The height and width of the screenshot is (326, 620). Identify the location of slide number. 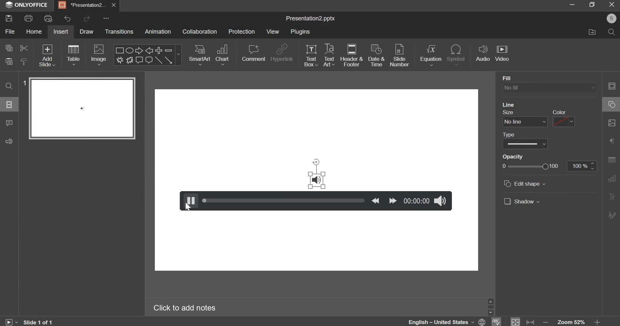
(400, 54).